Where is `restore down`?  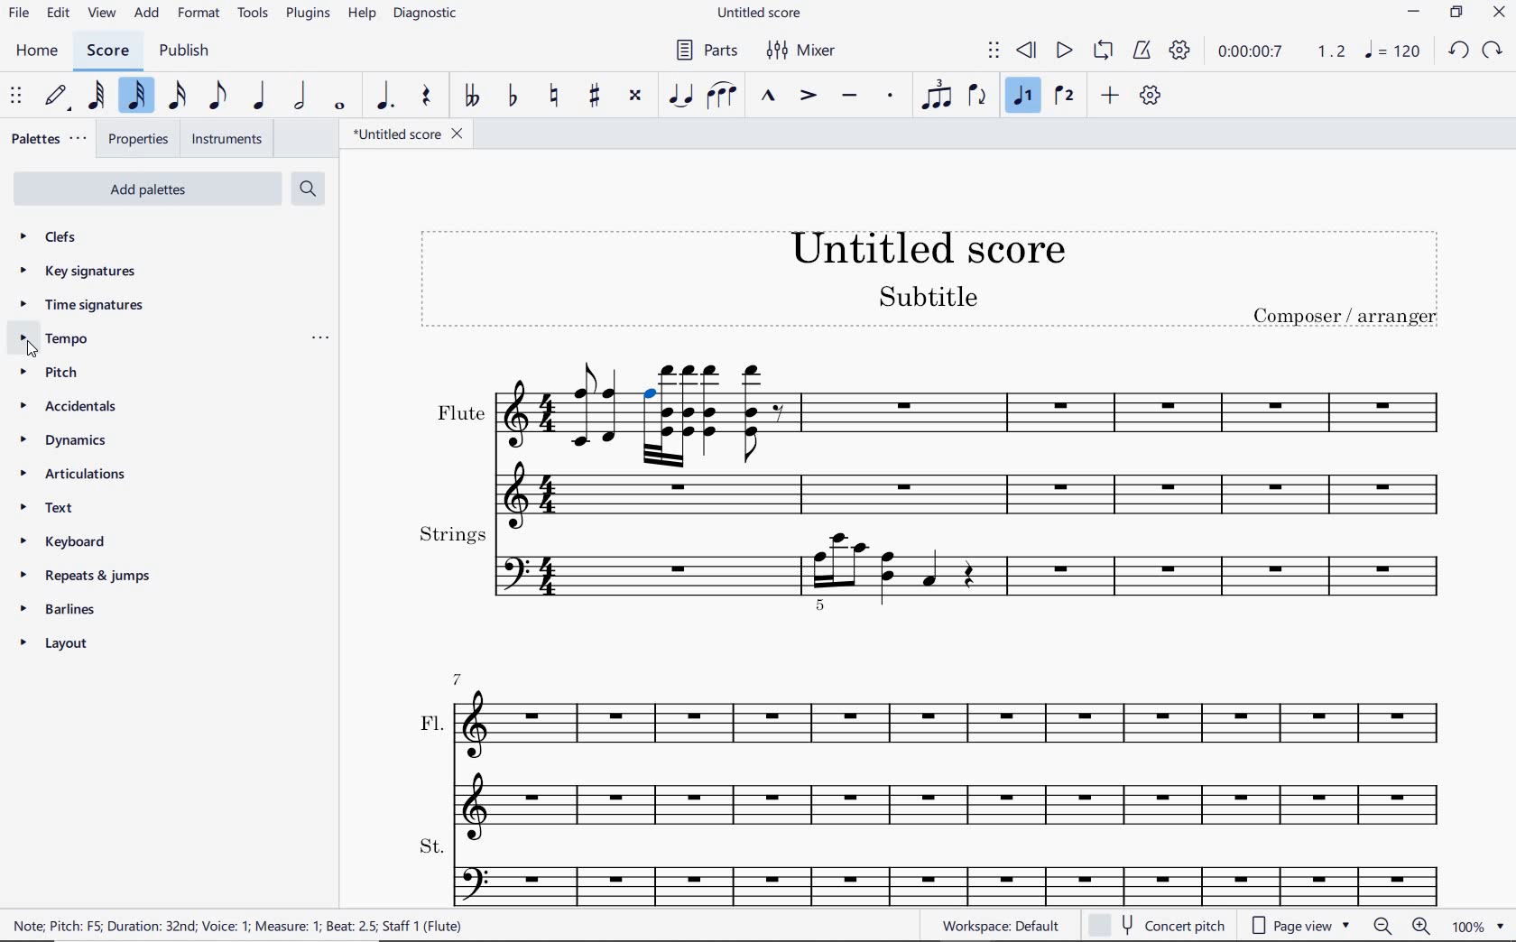
restore down is located at coordinates (1458, 12).